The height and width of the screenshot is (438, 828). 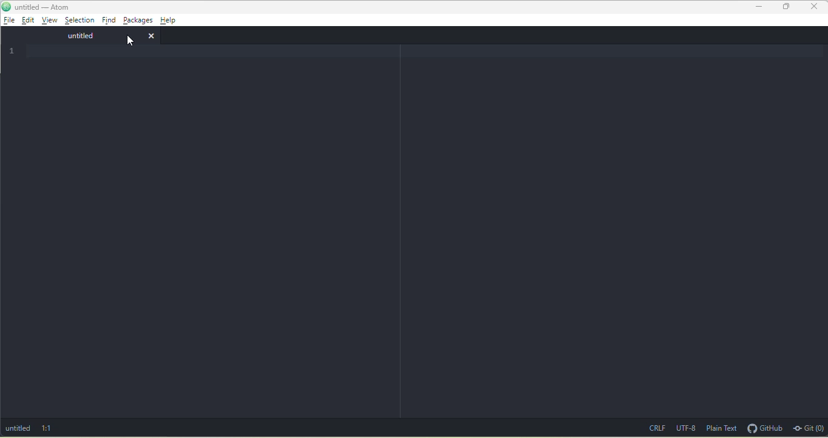 I want to click on 1:1, so click(x=50, y=428).